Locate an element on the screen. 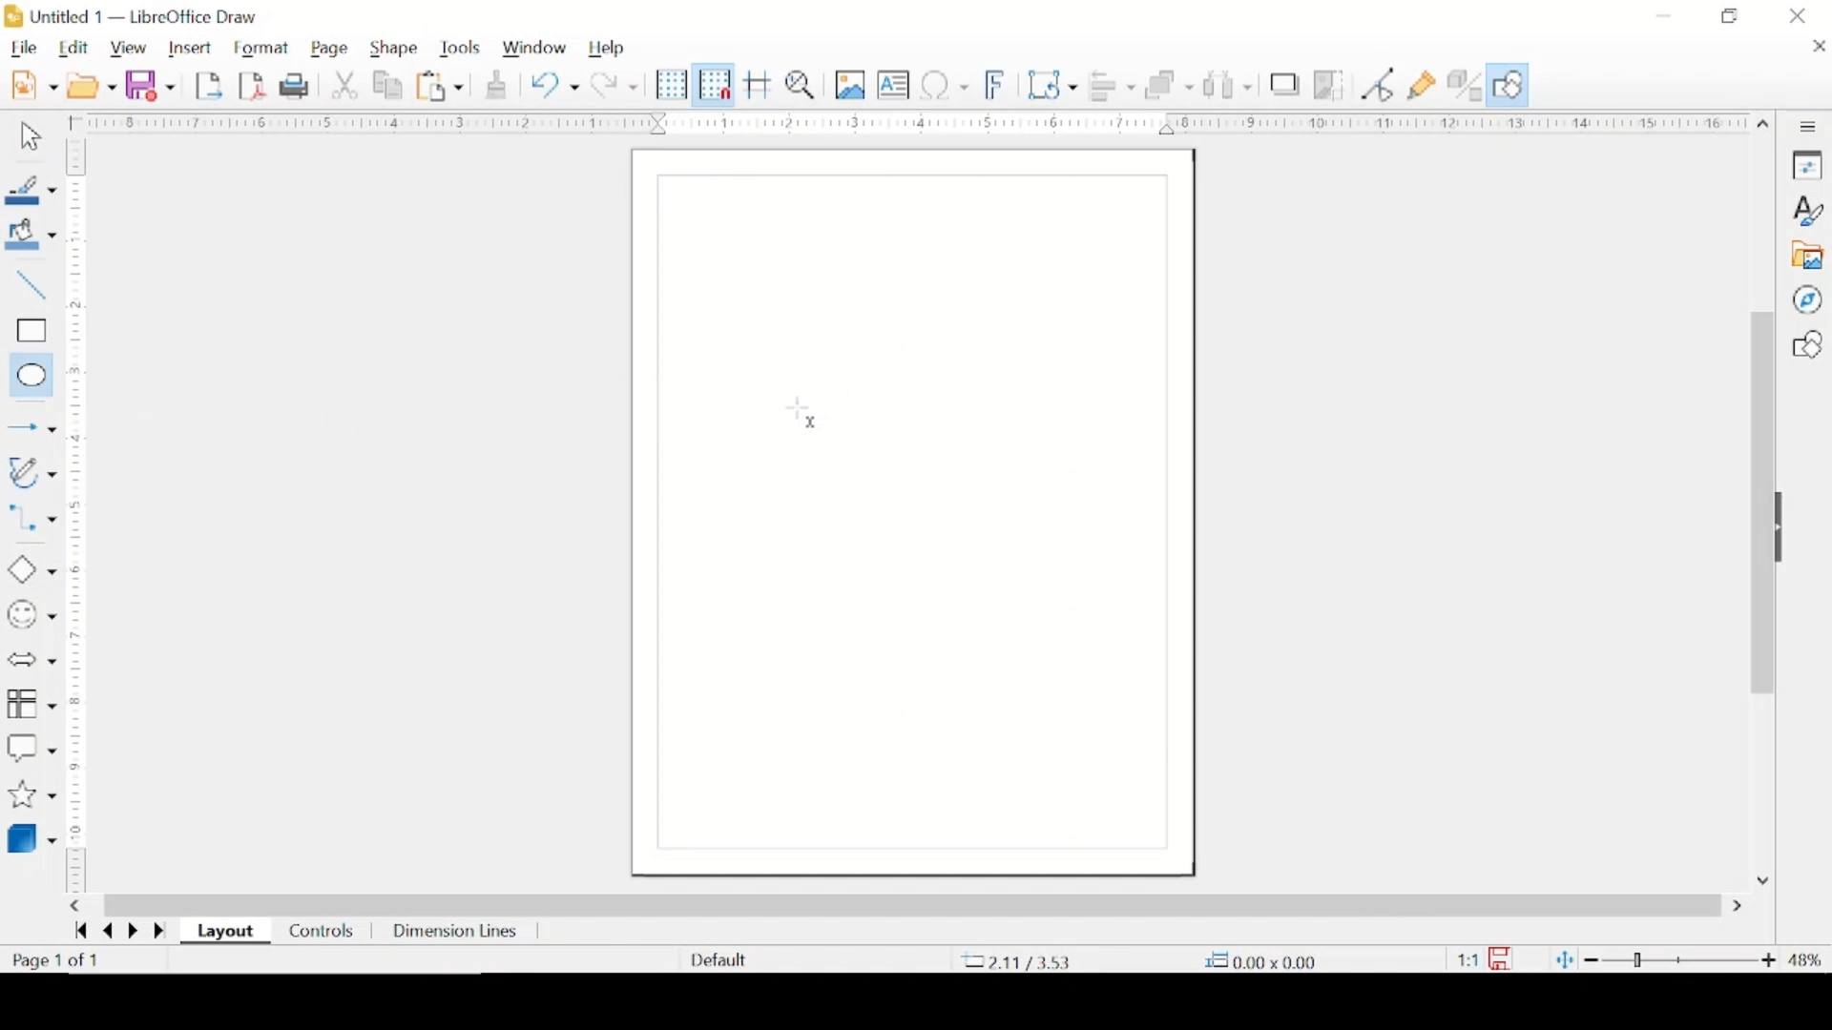 Image resolution: width=1832 pixels, height=1030 pixels. insert image is located at coordinates (850, 86).